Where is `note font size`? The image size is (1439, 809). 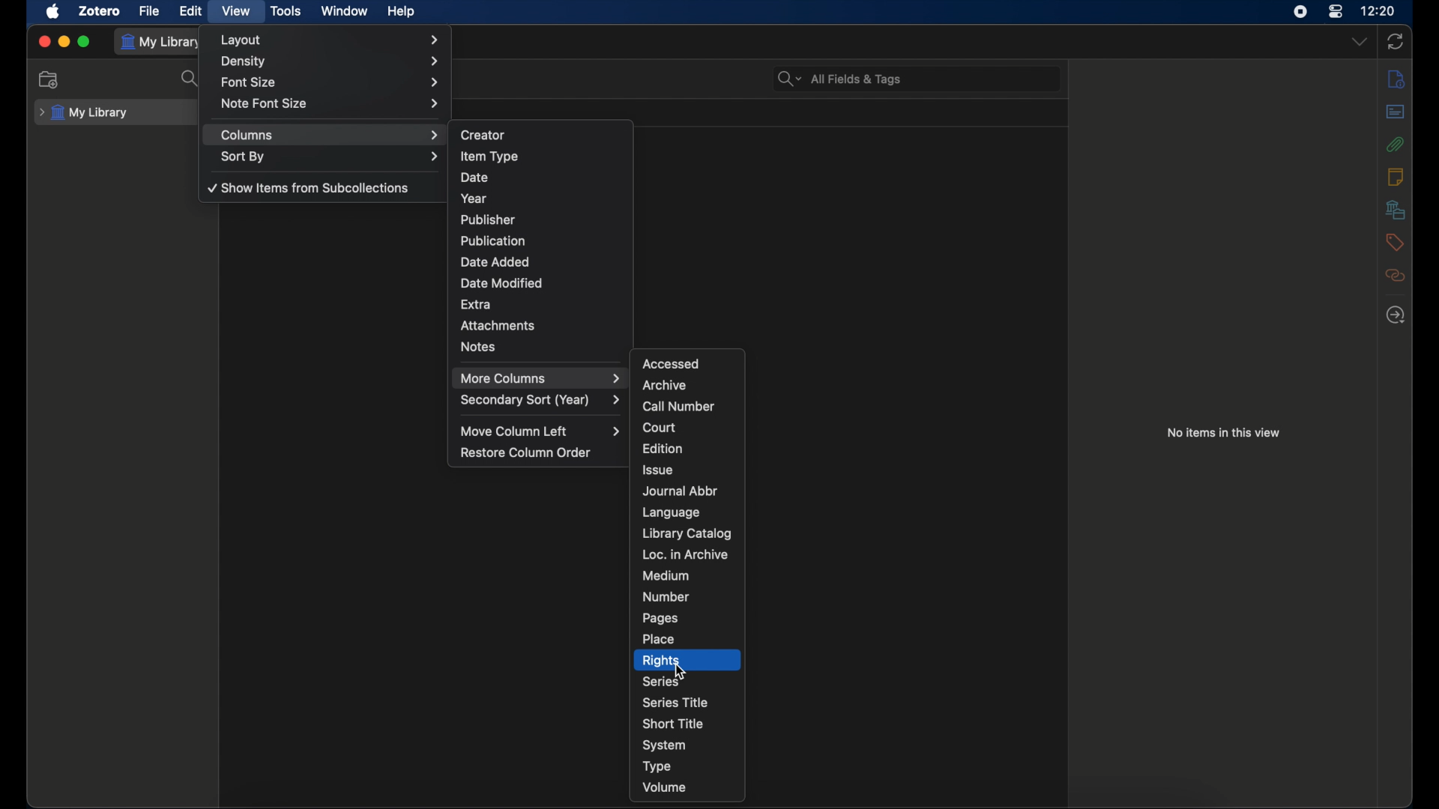 note font size is located at coordinates (331, 103).